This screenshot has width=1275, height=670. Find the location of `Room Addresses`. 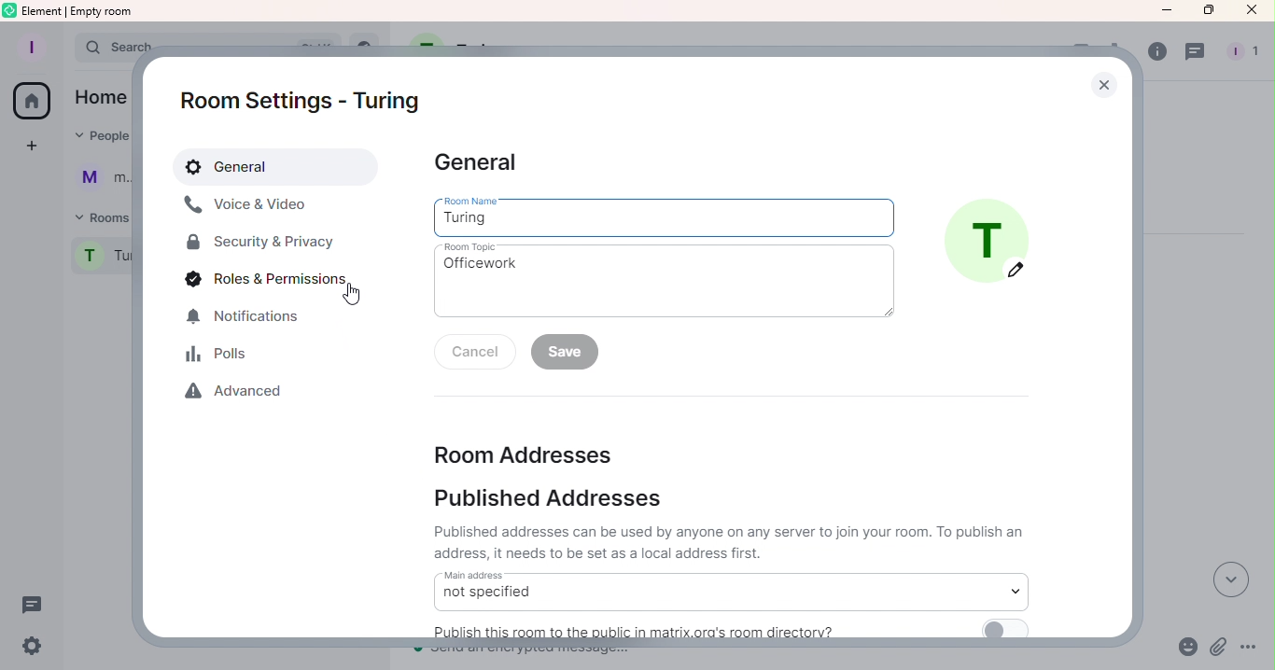

Room Addresses is located at coordinates (593, 451).